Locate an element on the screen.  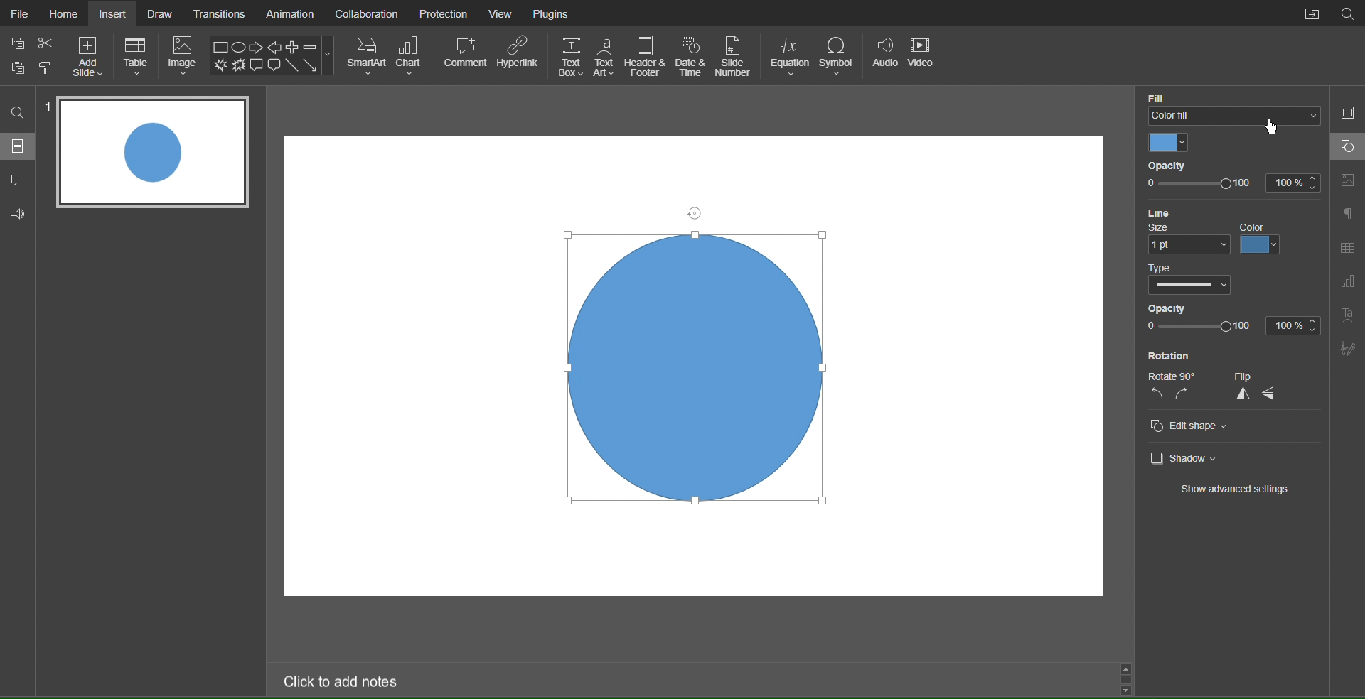
Draw is located at coordinates (161, 13).